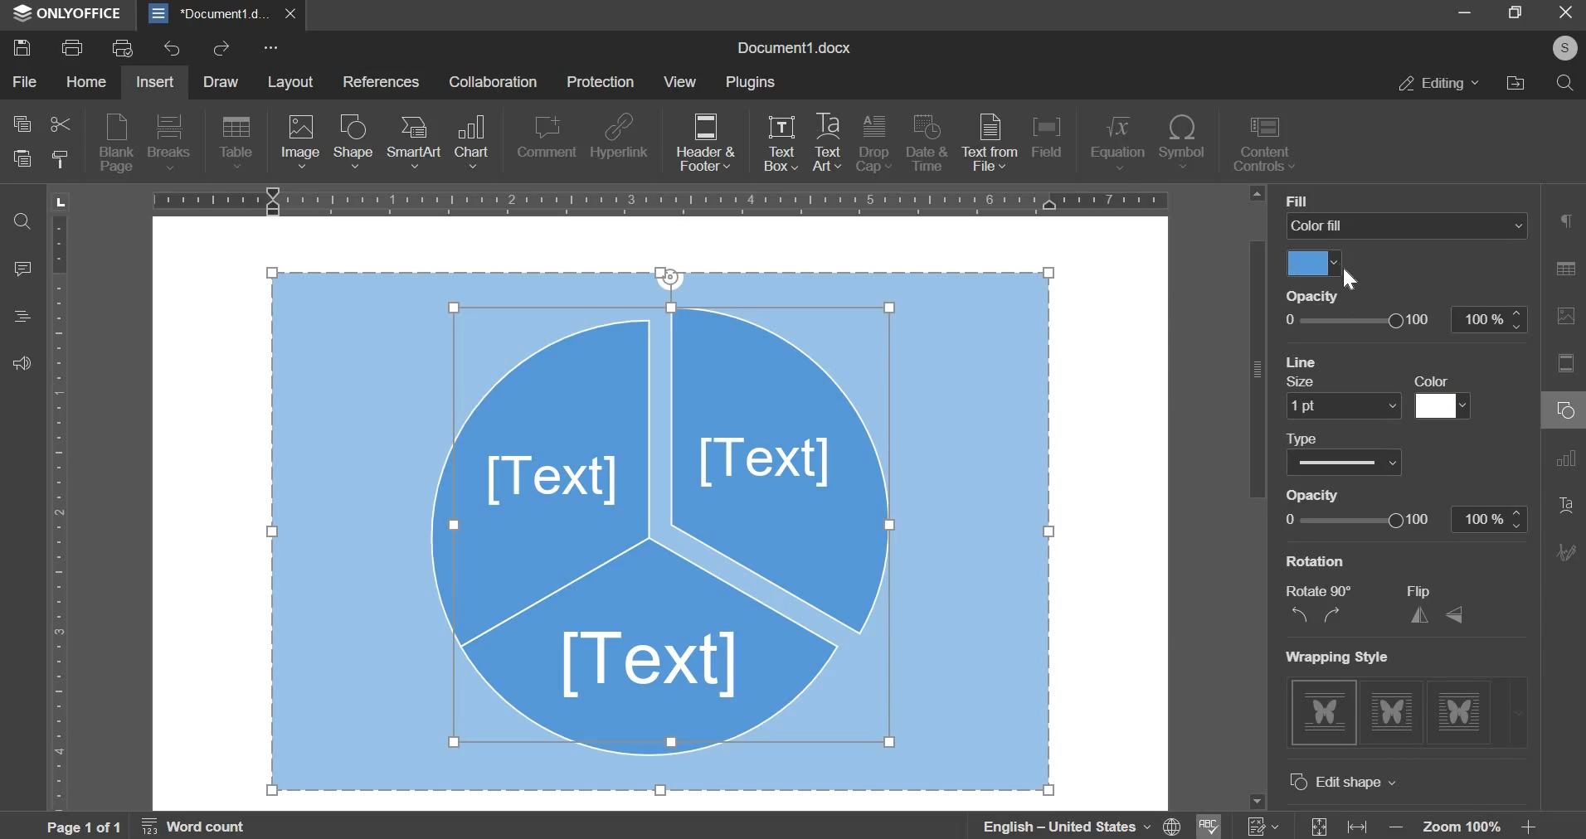 This screenshot has width=1586, height=839. Describe the element at coordinates (61, 127) in the screenshot. I see `cut` at that location.